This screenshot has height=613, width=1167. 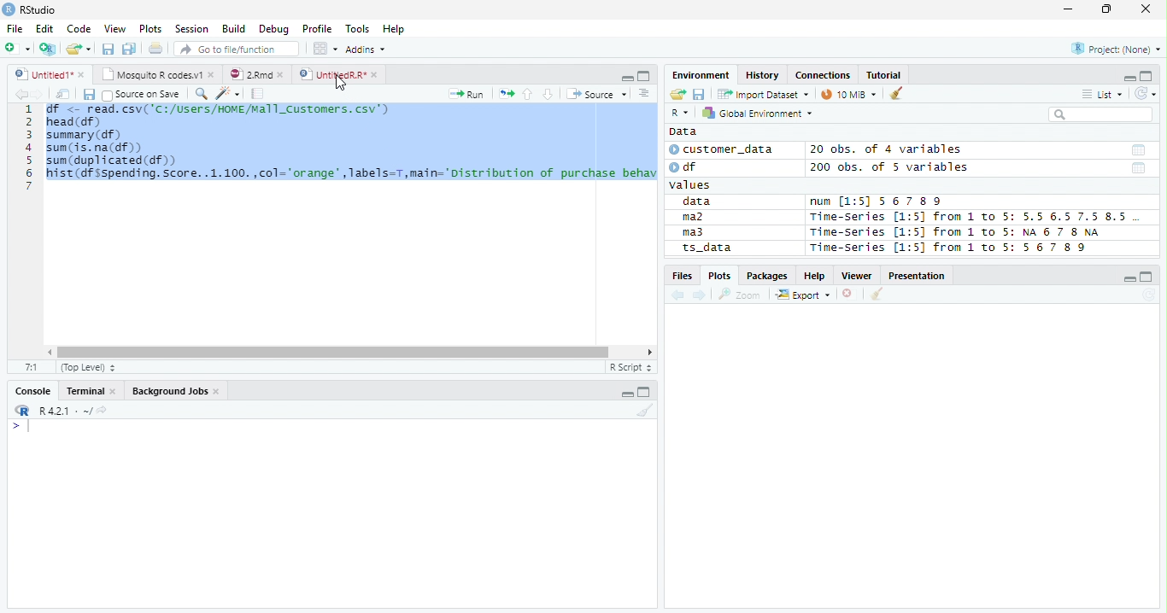 I want to click on File, so click(x=14, y=28).